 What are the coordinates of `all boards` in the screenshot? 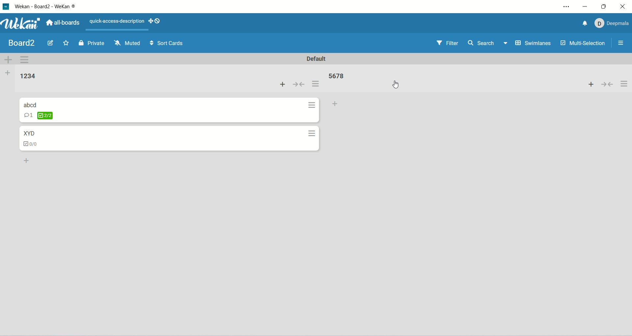 It's located at (65, 21).